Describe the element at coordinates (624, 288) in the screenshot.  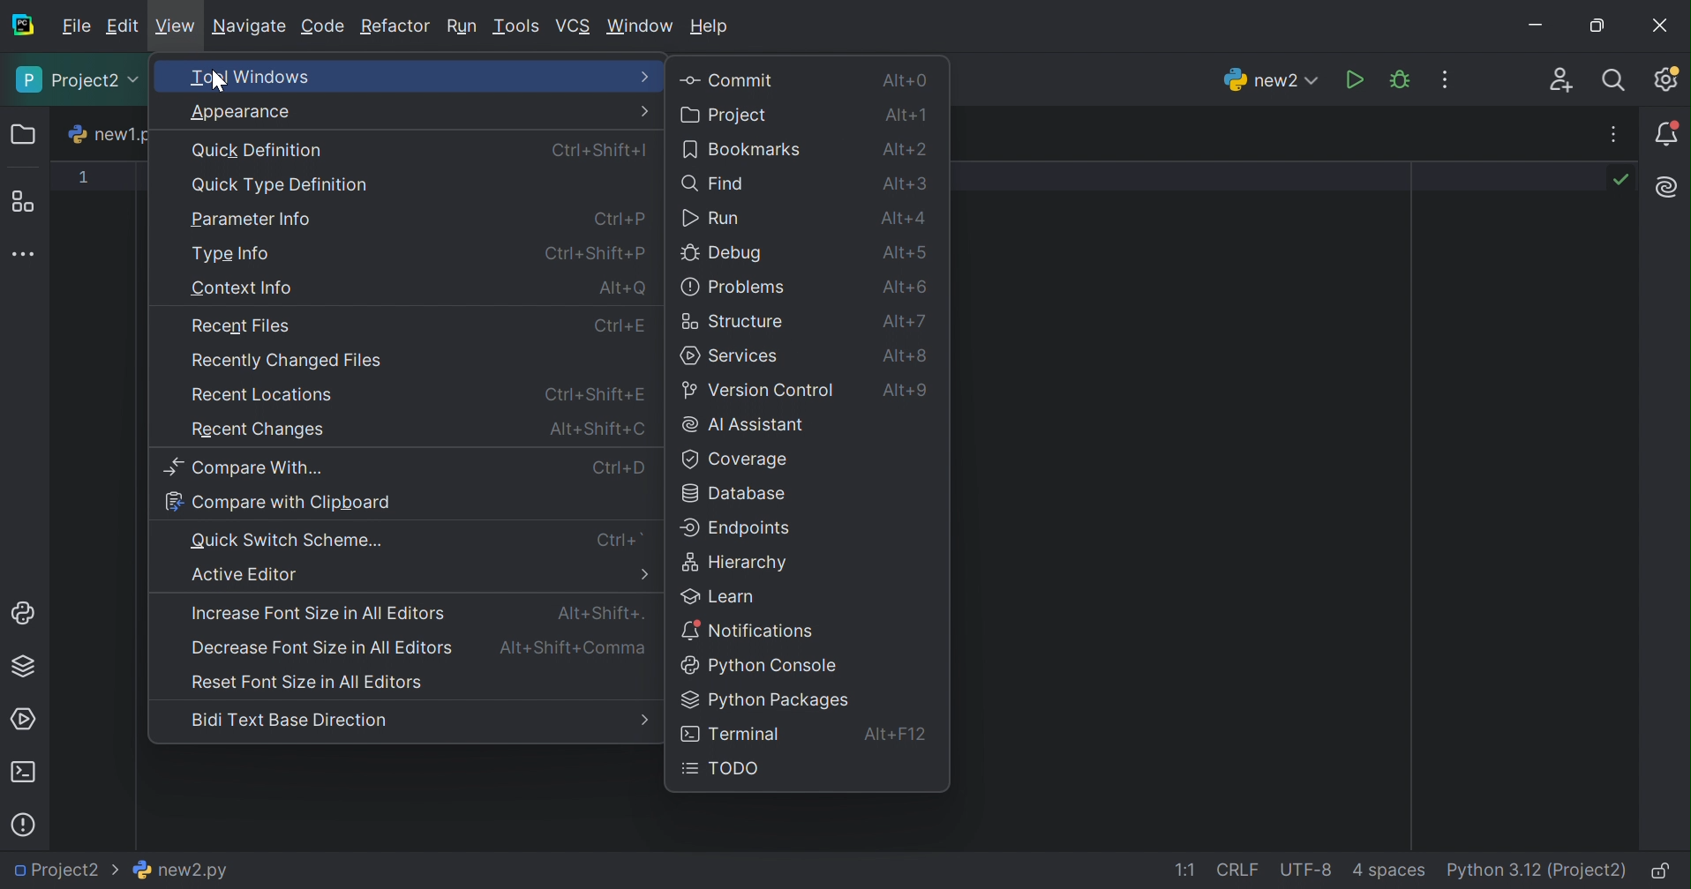
I see `Alt+P` at that location.